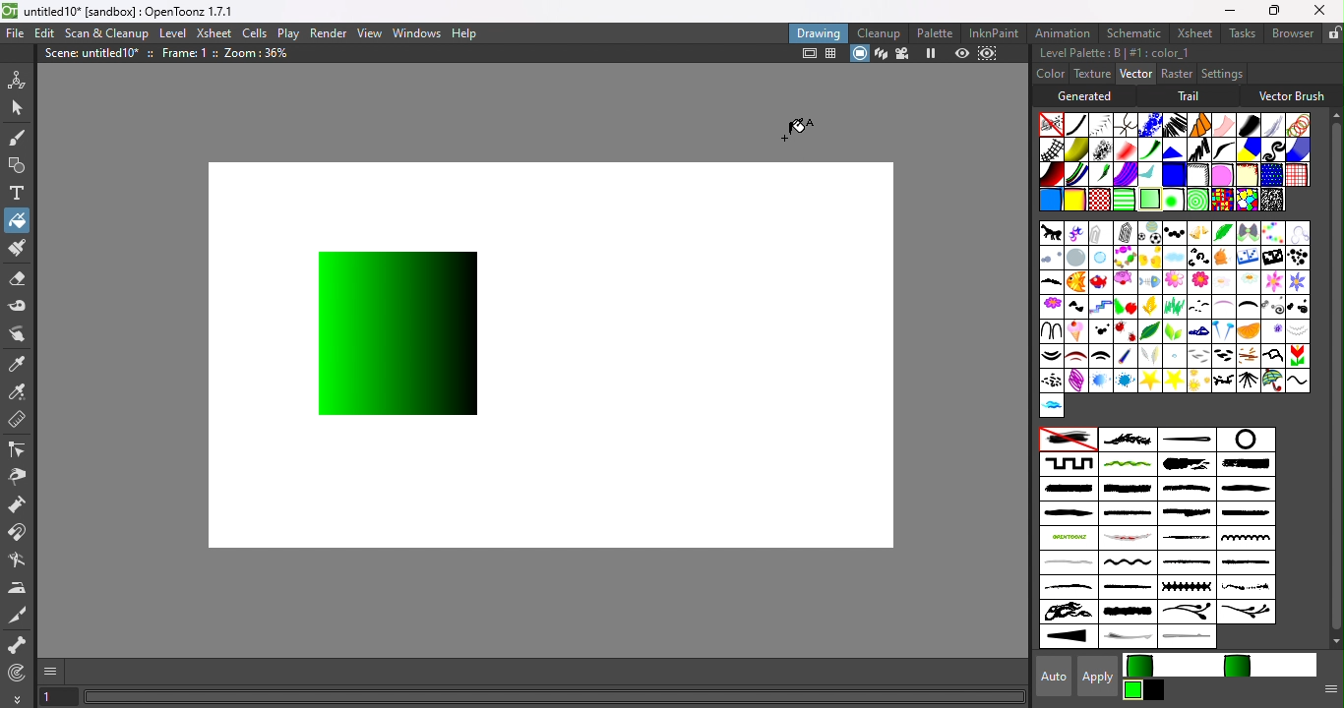 This screenshot has width=1344, height=708. Describe the element at coordinates (1124, 306) in the screenshot. I see `fruit` at that location.